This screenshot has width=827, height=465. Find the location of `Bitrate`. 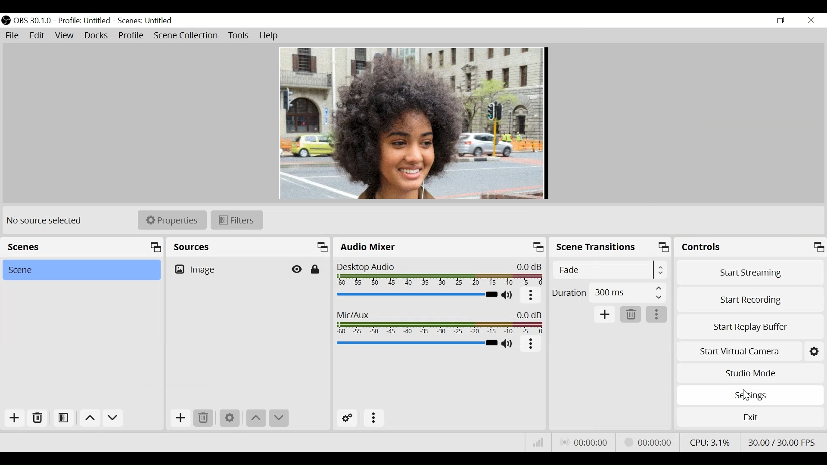

Bitrate is located at coordinates (540, 442).